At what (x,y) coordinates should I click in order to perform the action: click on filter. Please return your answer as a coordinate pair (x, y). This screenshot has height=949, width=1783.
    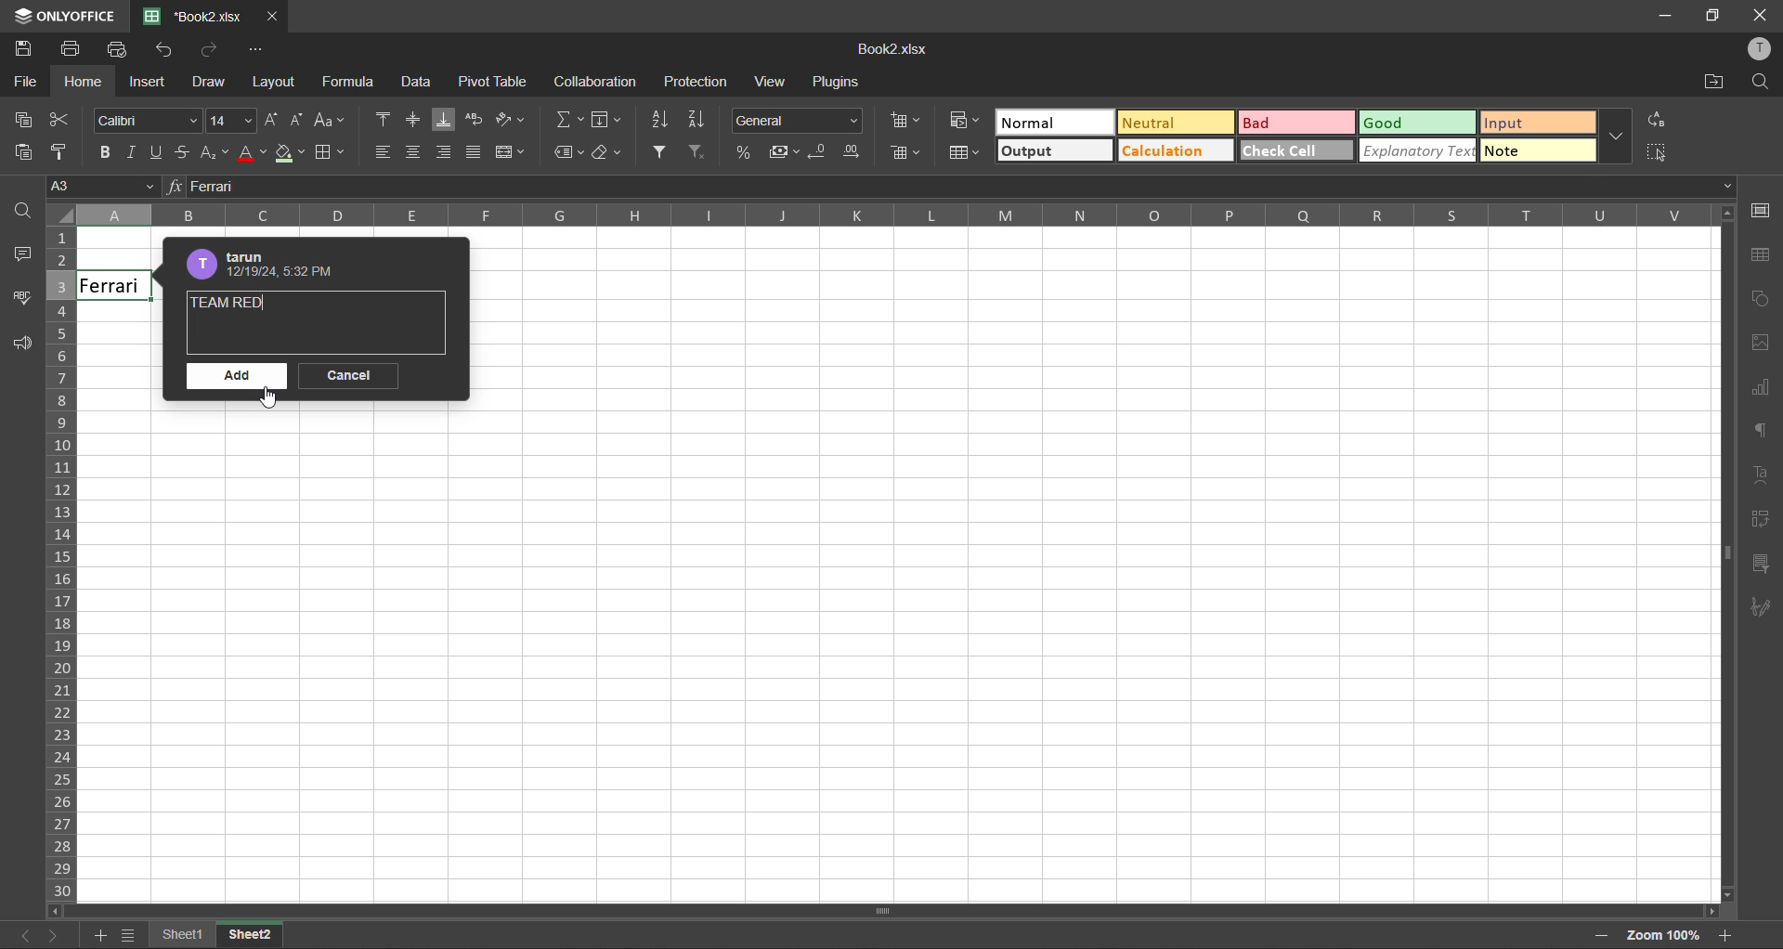
    Looking at the image, I should click on (662, 152).